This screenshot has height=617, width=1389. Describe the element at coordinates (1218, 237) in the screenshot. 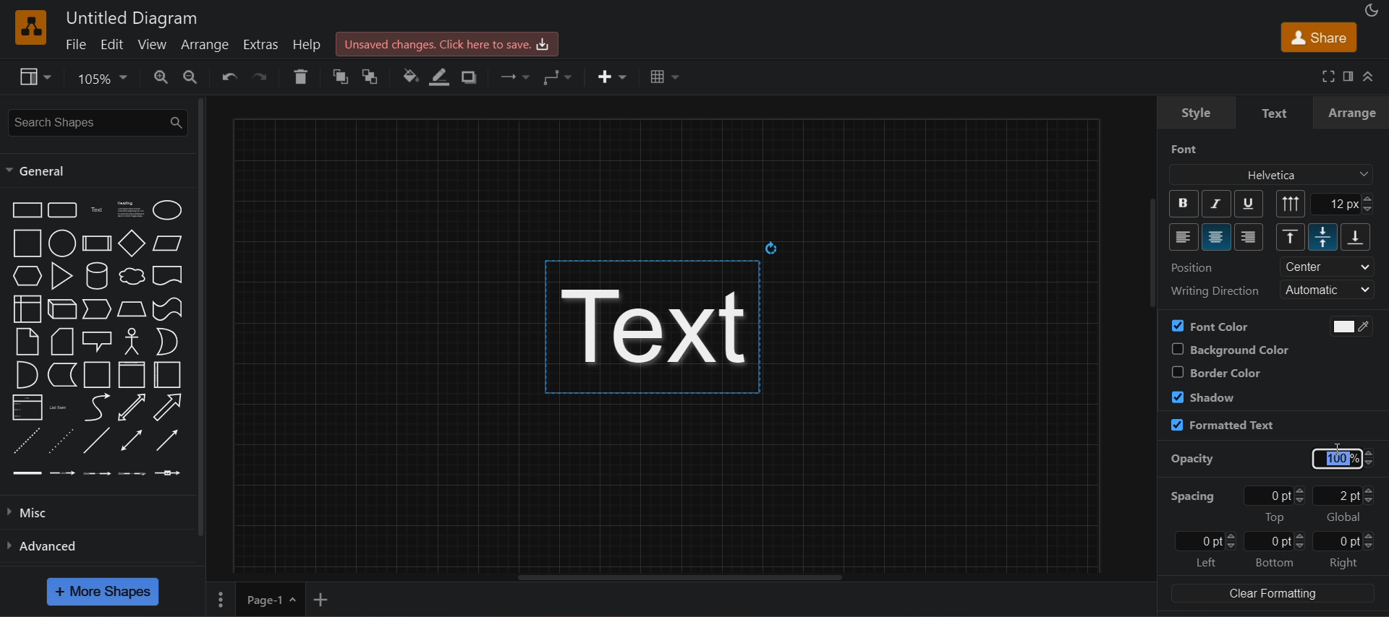

I see `center` at that location.